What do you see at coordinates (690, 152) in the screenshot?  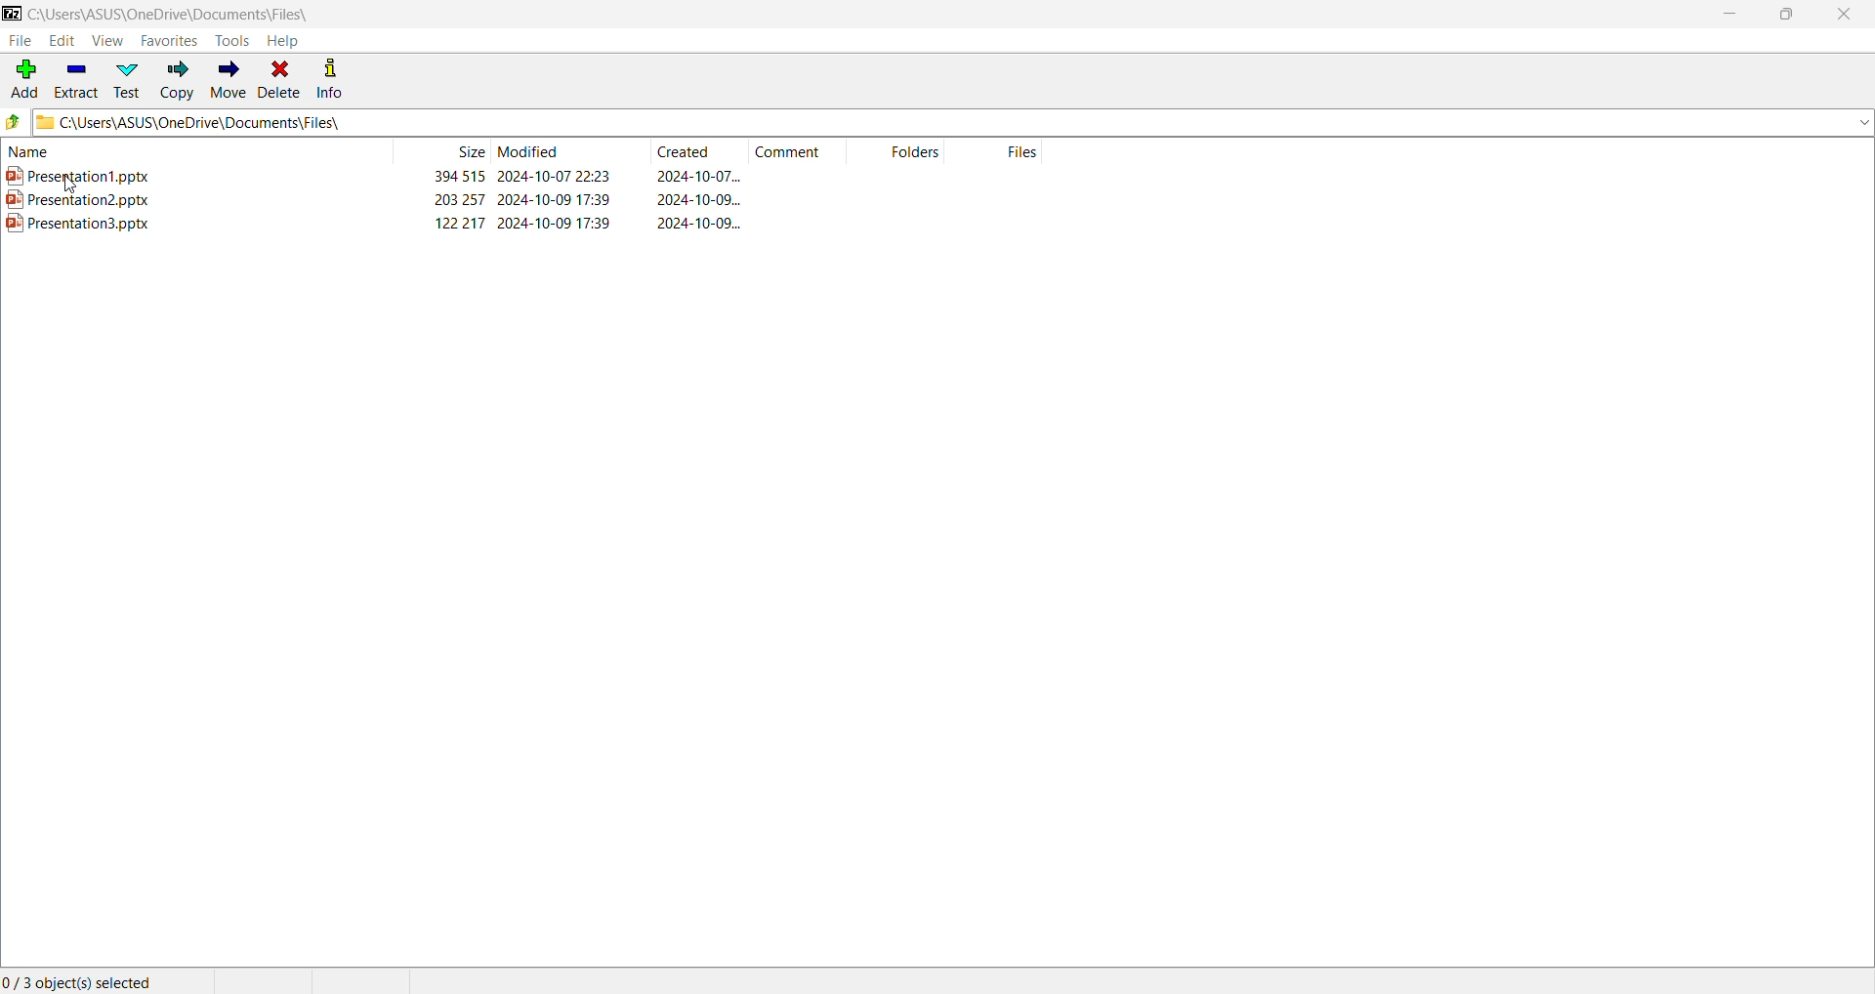 I see `Created` at bounding box center [690, 152].